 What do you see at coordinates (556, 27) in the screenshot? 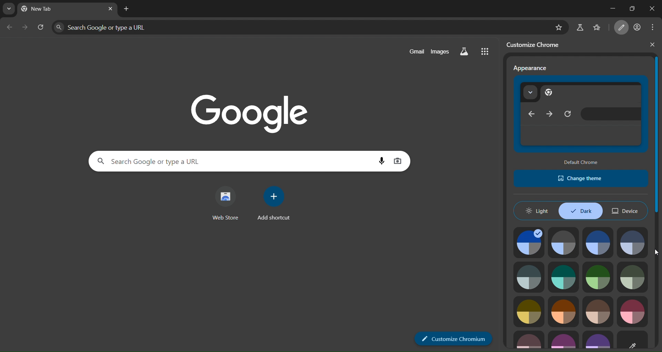
I see `bookmark page` at bounding box center [556, 27].